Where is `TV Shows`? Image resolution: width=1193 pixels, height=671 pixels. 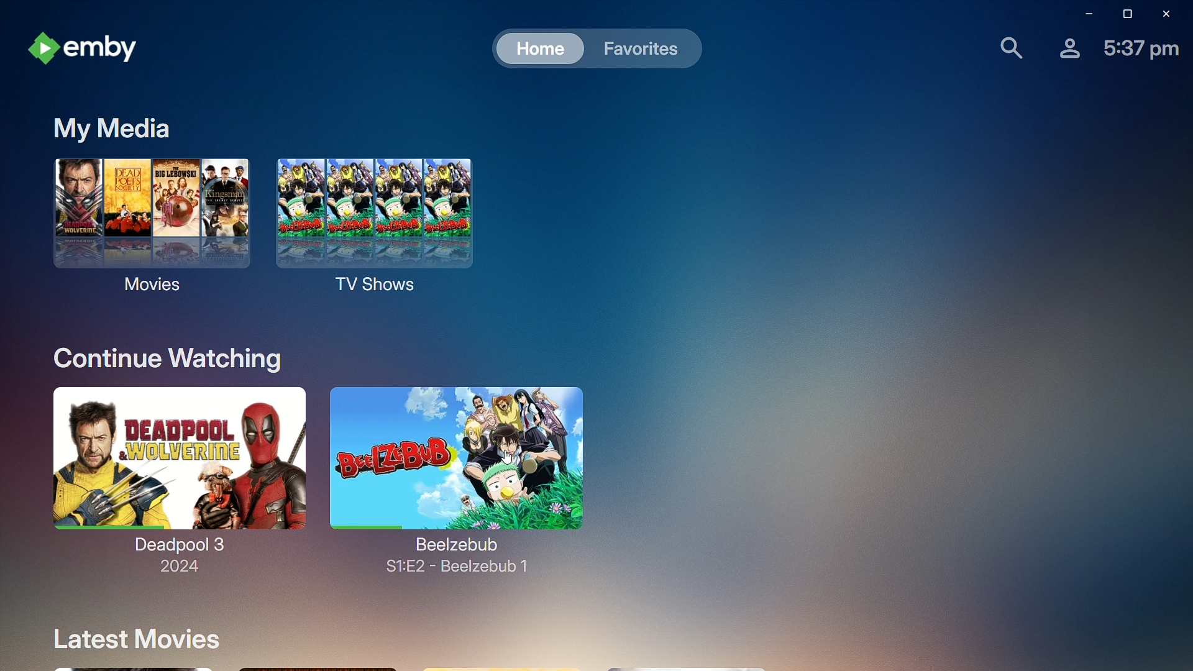 TV Shows is located at coordinates (378, 224).